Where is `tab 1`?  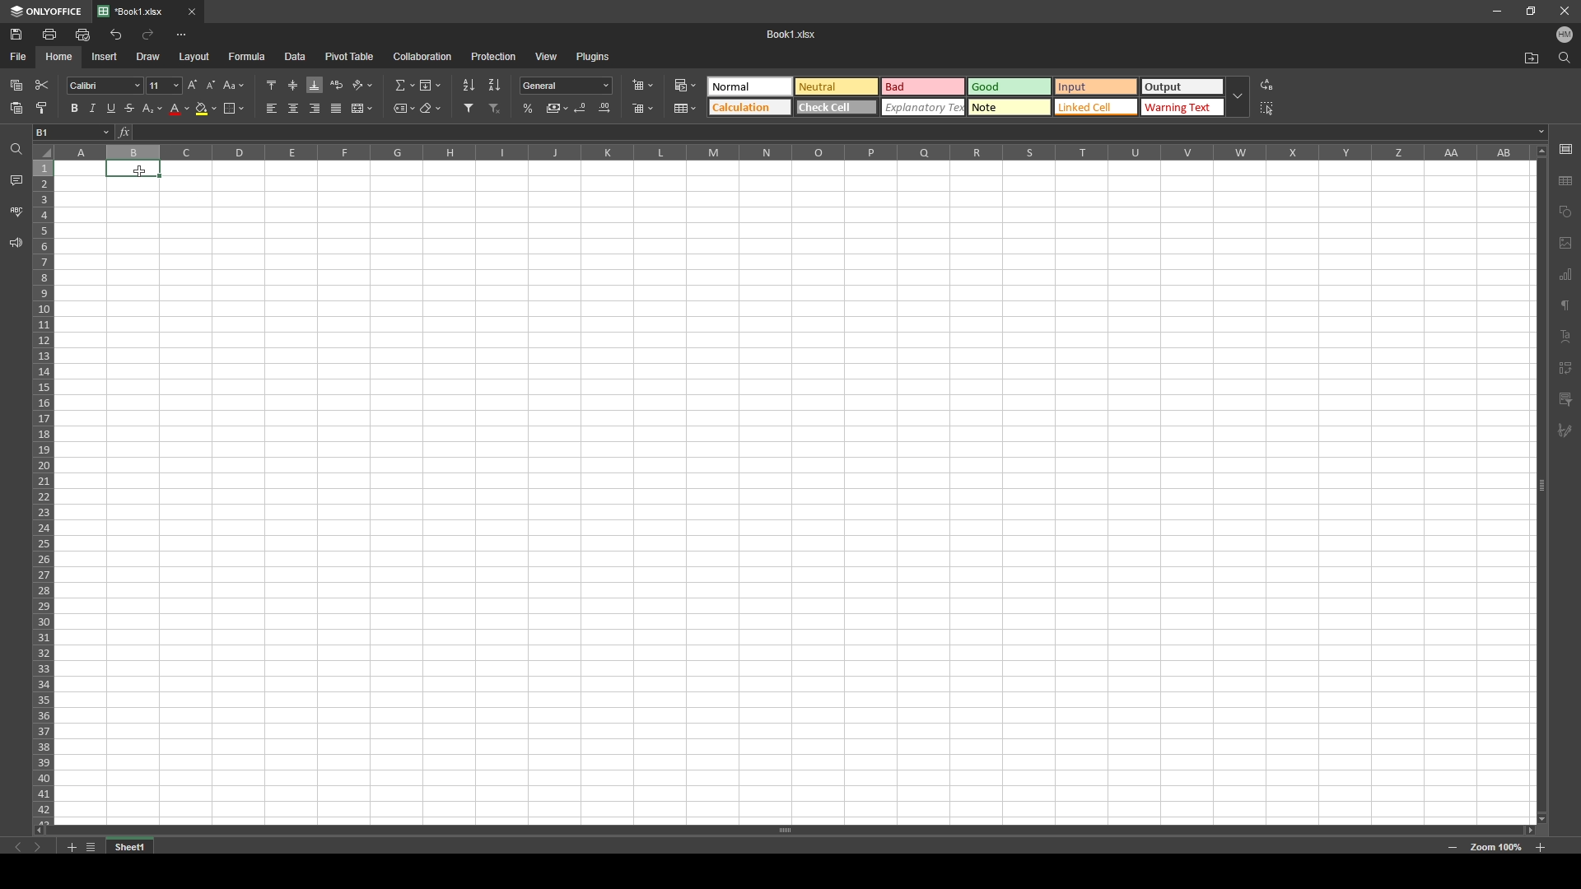
tab 1 is located at coordinates (137, 12).